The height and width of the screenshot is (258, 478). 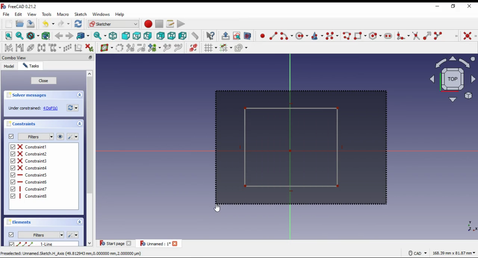 What do you see at coordinates (67, 48) in the screenshot?
I see `rectangular array` at bounding box center [67, 48].